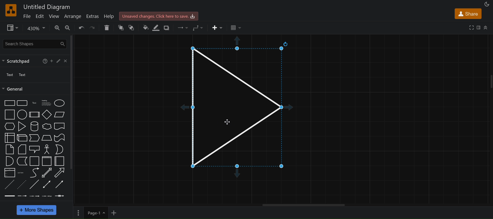 This screenshot has width=493, height=219. I want to click on zoom out, so click(68, 28).